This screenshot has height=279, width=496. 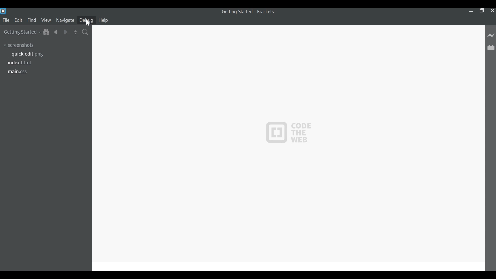 I want to click on main.css, so click(x=17, y=72).